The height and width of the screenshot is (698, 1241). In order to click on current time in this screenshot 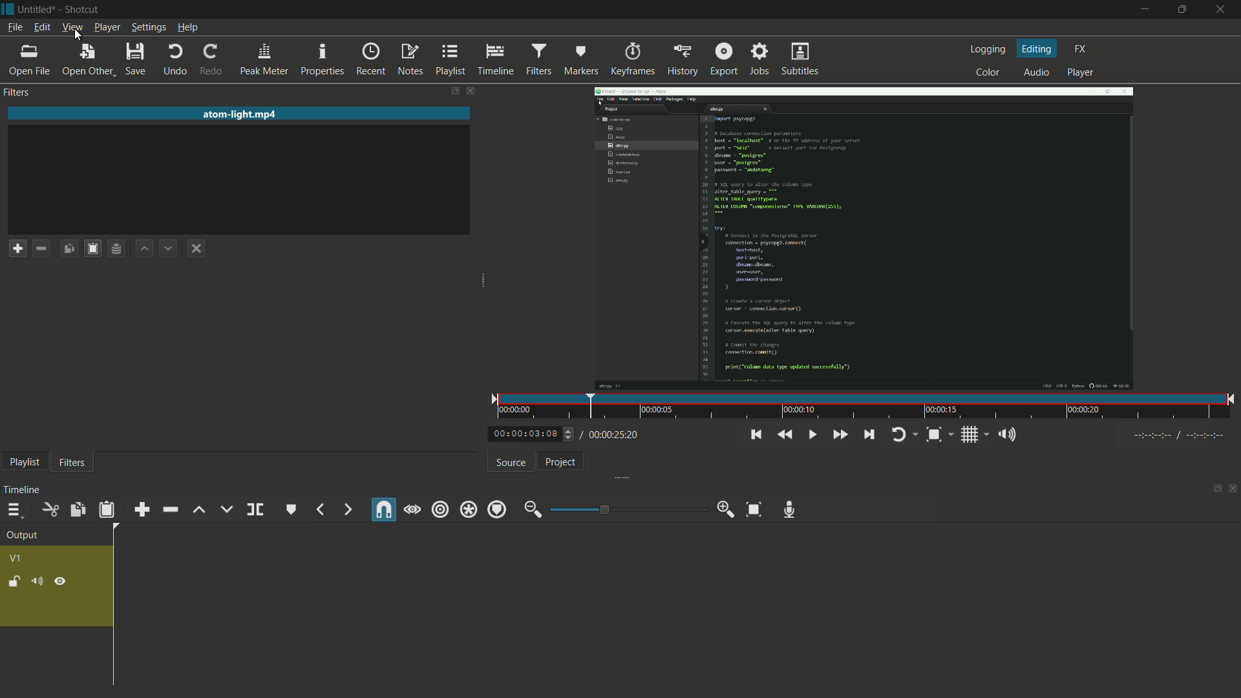, I will do `click(525, 434)`.